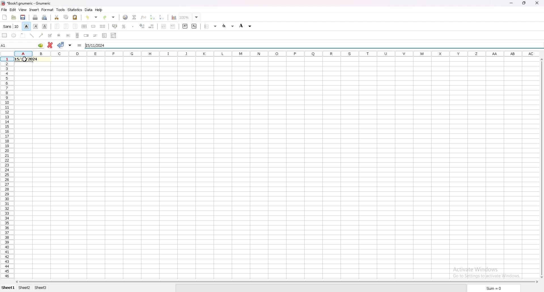 Image resolution: width=544 pixels, height=292 pixels. What do you see at coordinates (77, 35) in the screenshot?
I see `scroll` at bounding box center [77, 35].